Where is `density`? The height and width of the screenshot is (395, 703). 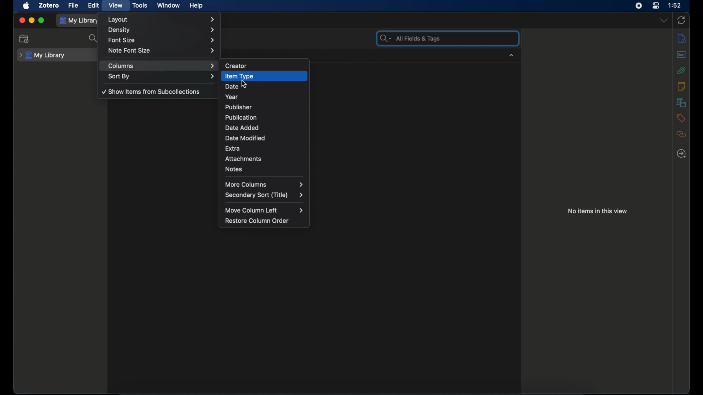
density is located at coordinates (162, 30).